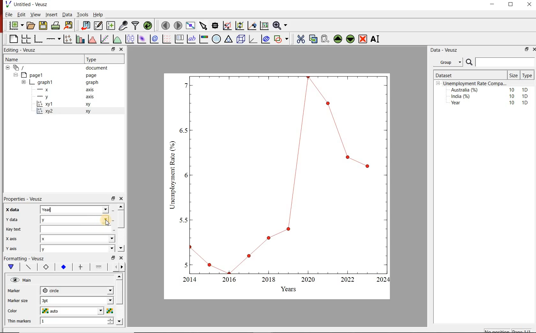 This screenshot has height=333, width=536. I want to click on zoom funtions, so click(281, 25).